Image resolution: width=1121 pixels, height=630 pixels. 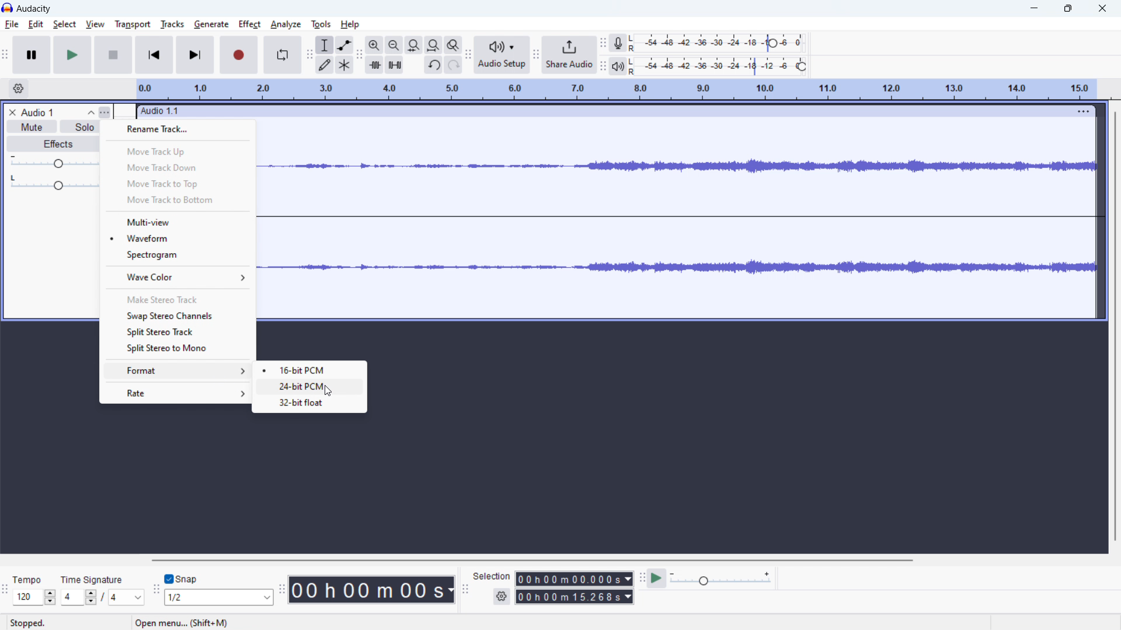 I want to click on play at speed, so click(x=657, y=578).